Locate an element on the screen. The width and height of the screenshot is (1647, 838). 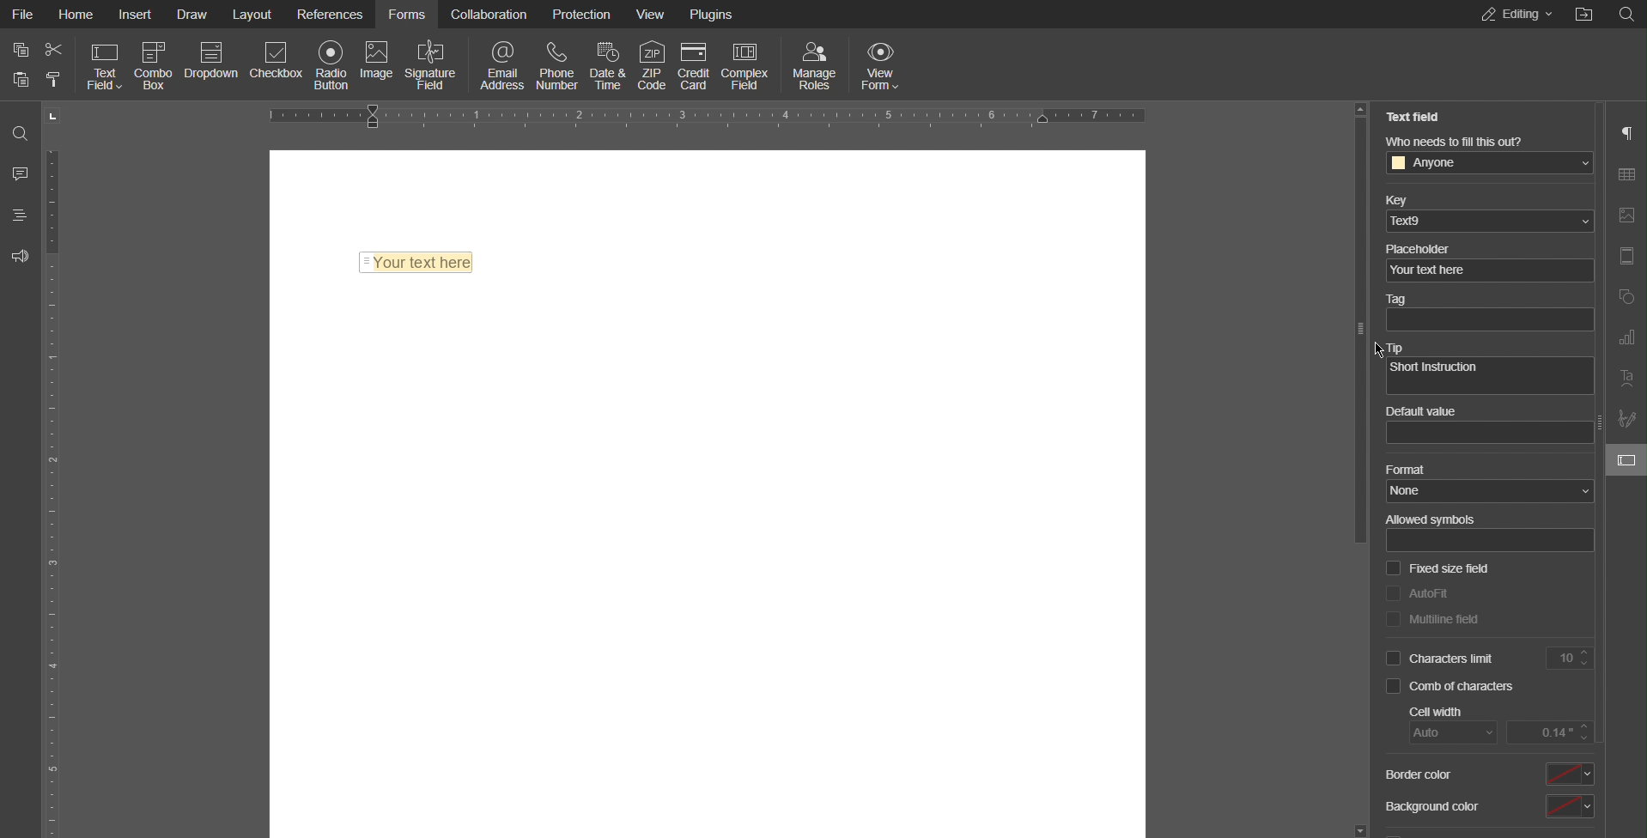
checkbox is located at coordinates (1394, 686).